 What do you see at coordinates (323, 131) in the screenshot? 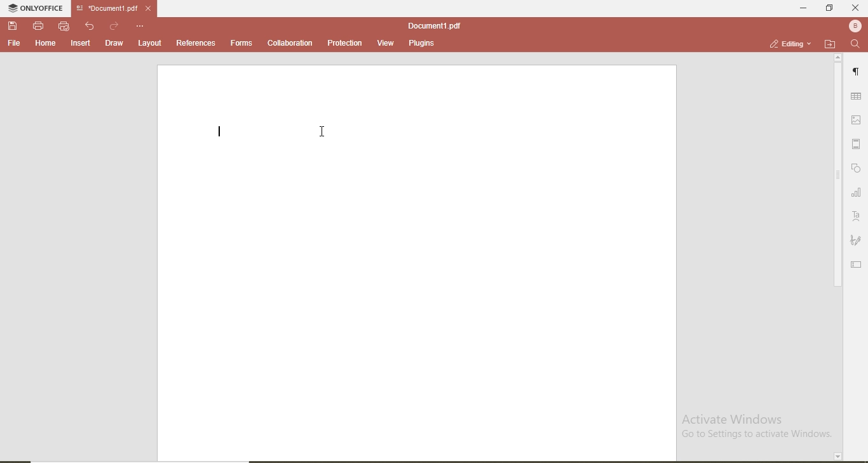
I see `cursor` at bounding box center [323, 131].